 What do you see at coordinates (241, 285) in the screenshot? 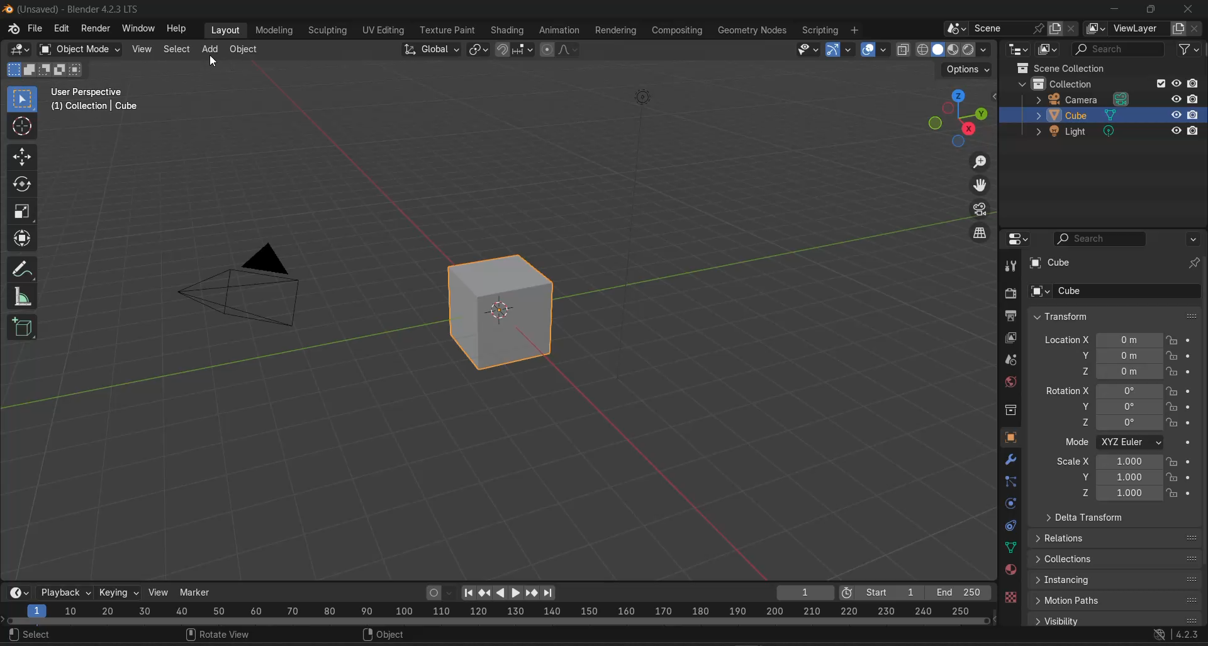
I see `image` at bounding box center [241, 285].